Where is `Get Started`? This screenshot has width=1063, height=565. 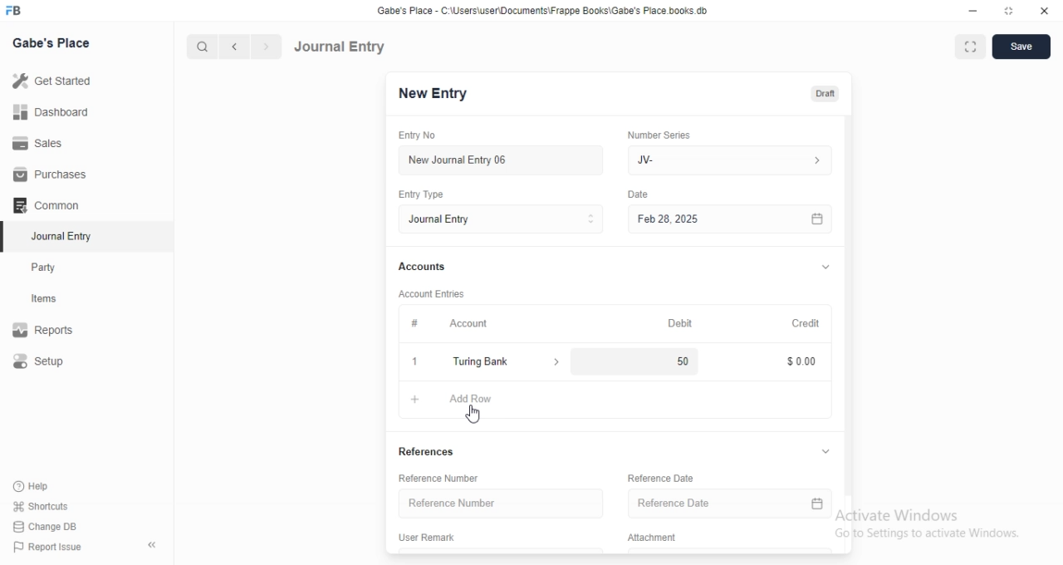 Get Started is located at coordinates (56, 81).